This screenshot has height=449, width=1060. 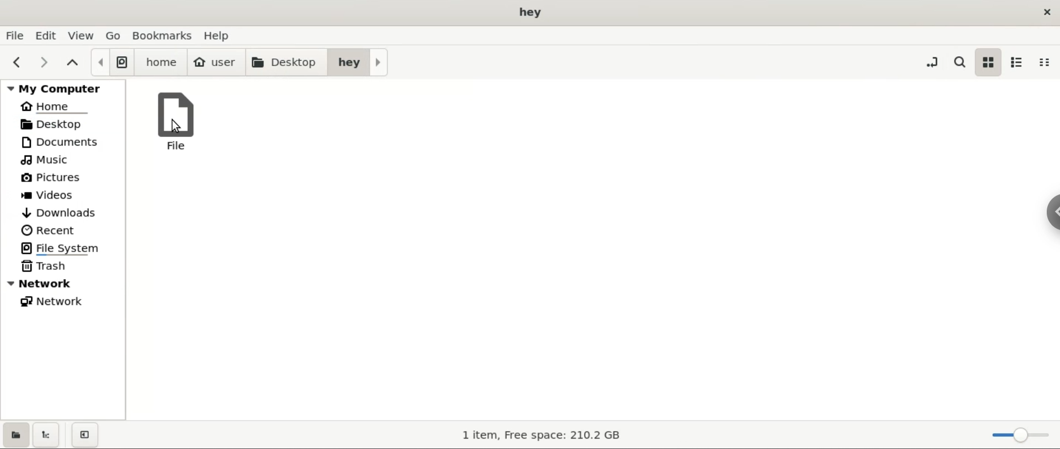 What do you see at coordinates (989, 62) in the screenshot?
I see `icon view` at bounding box center [989, 62].